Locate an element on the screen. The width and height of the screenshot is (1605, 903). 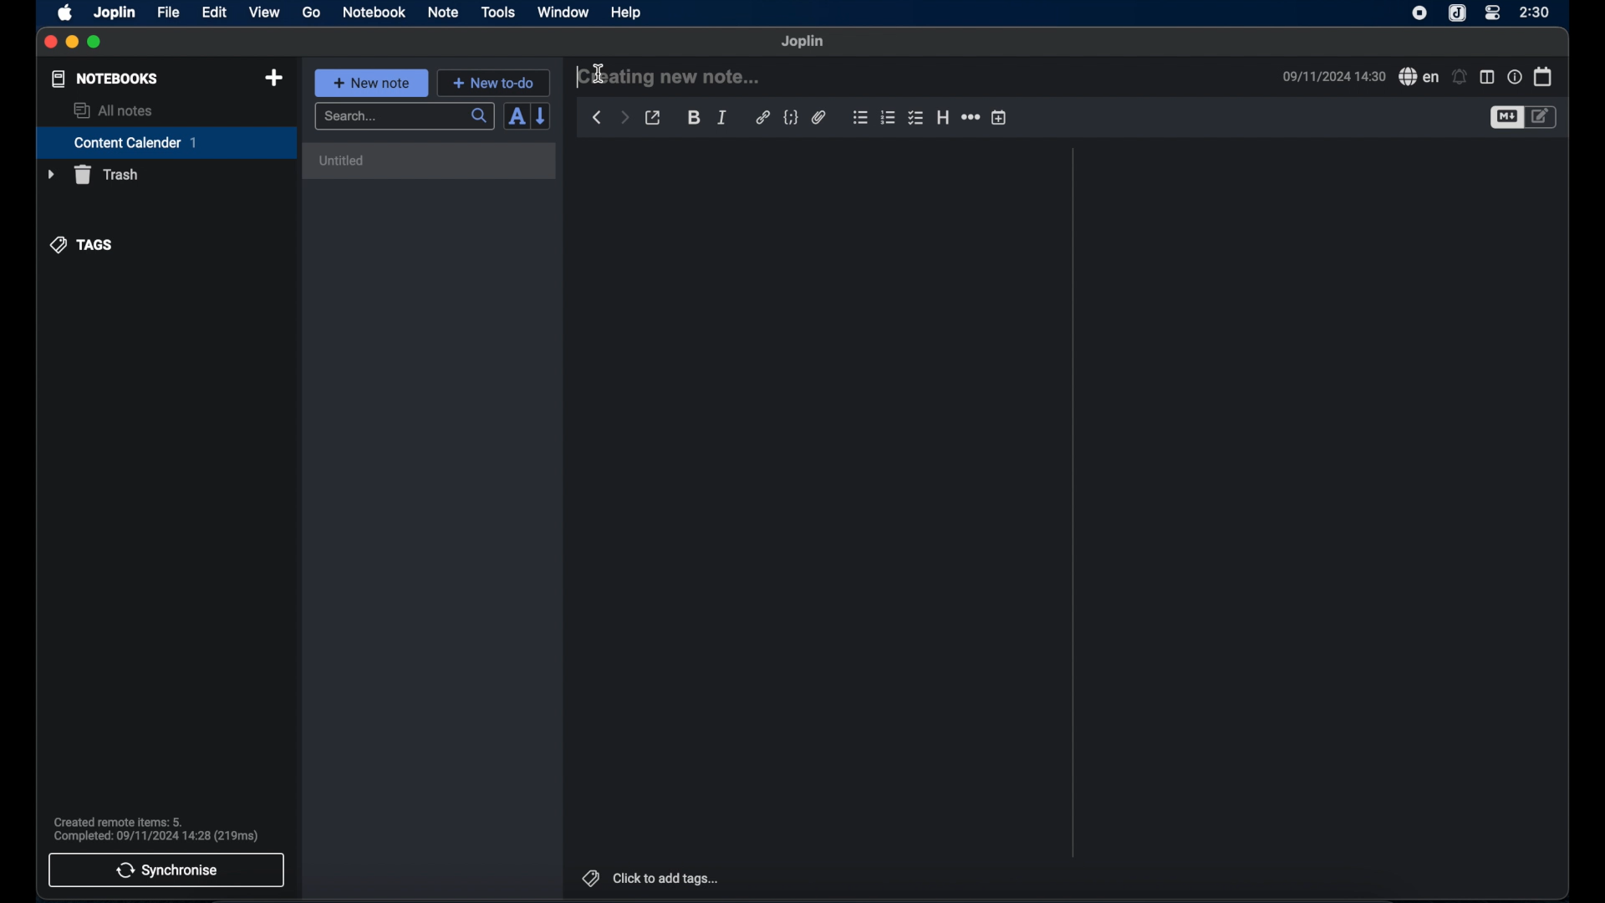
hyperlink is located at coordinates (762, 116).